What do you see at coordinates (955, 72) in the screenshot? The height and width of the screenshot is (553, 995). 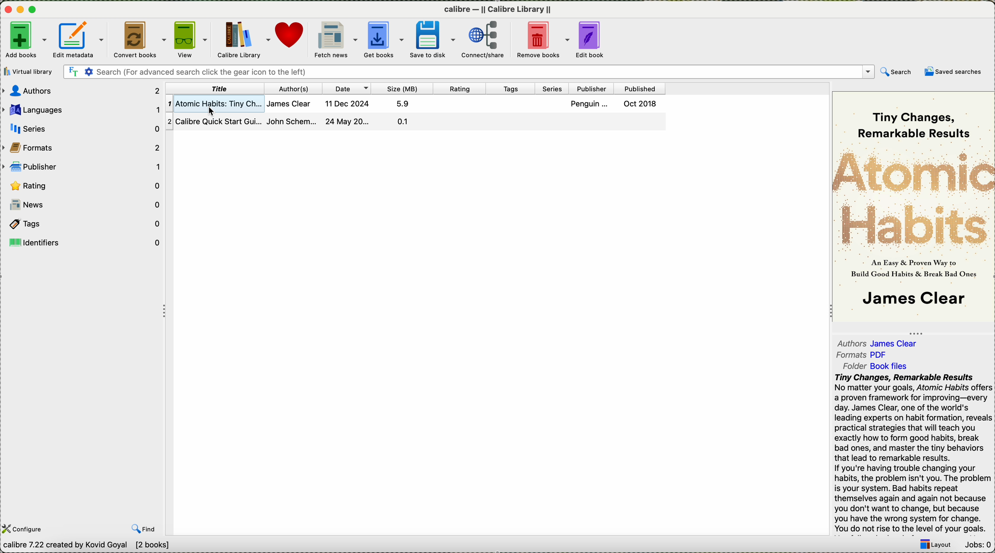 I see `saved searches` at bounding box center [955, 72].